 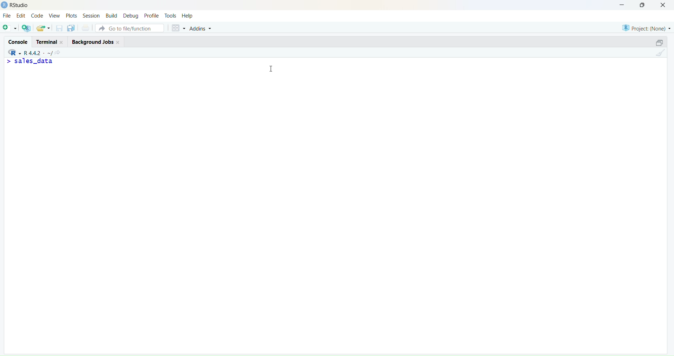 I want to click on tools, so click(x=170, y=15).